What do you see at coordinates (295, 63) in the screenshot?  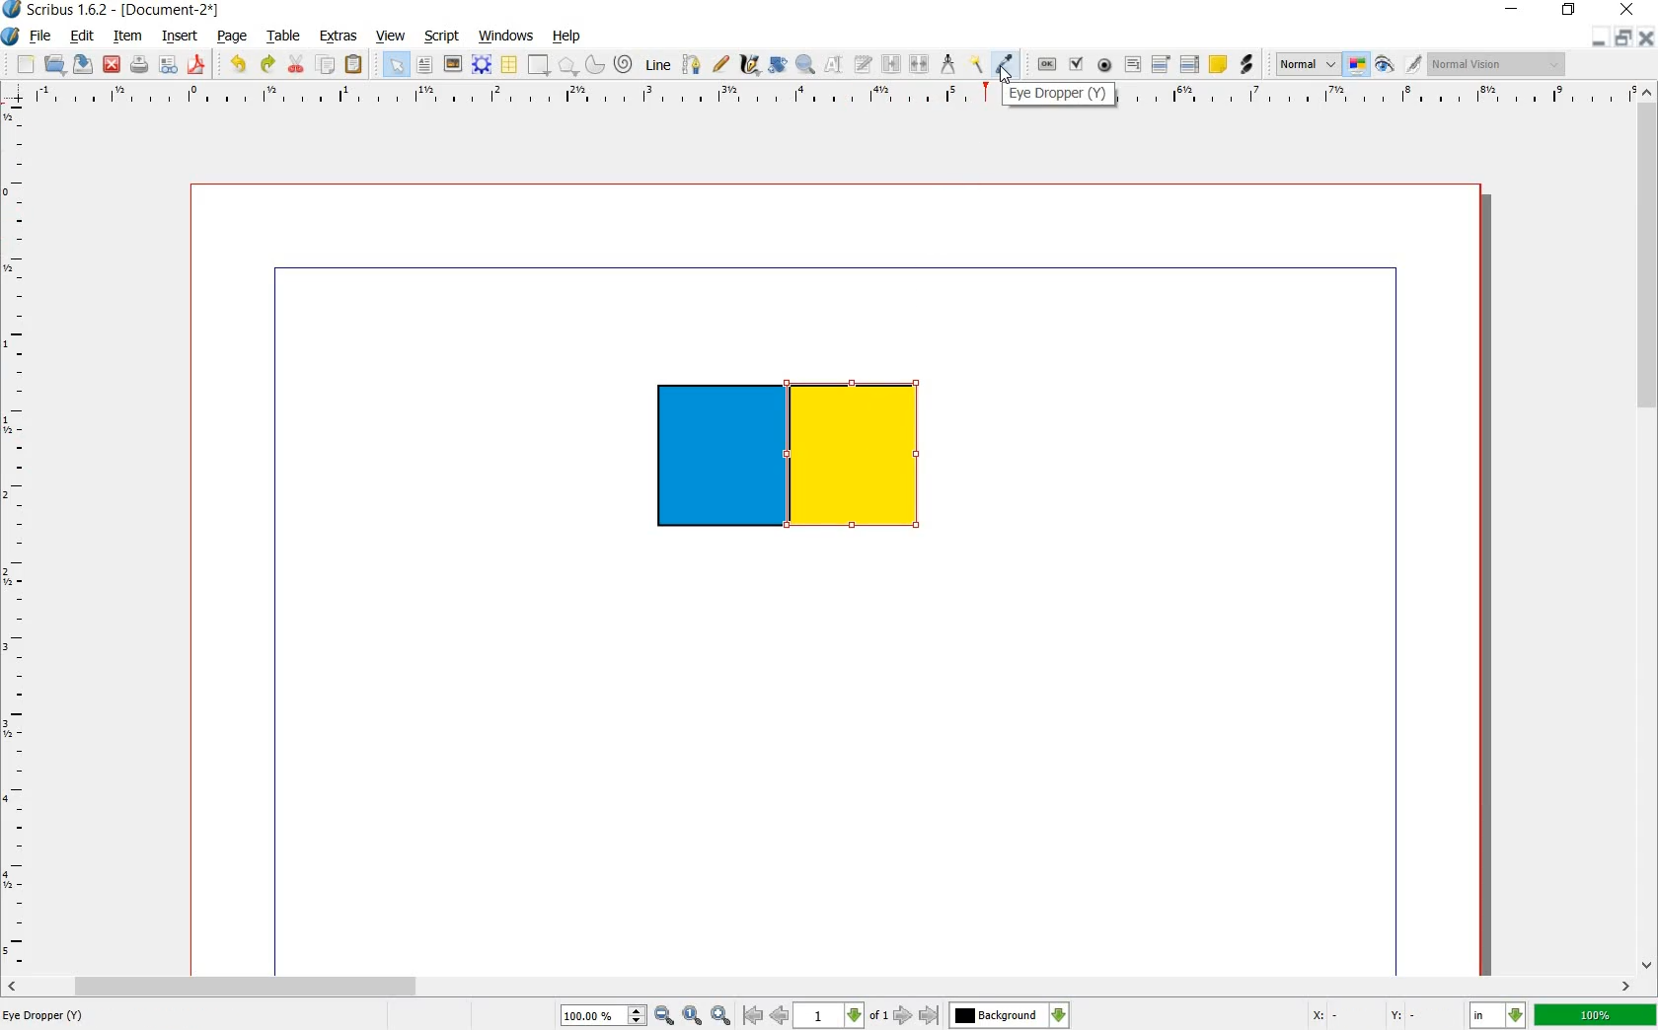 I see `cut` at bounding box center [295, 63].